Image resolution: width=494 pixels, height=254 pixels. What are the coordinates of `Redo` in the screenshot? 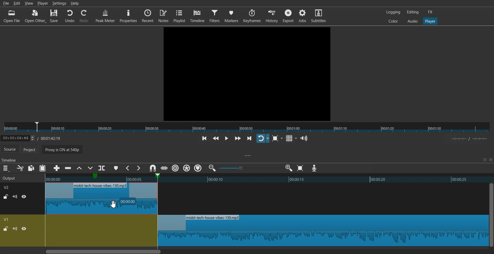 It's located at (84, 16).